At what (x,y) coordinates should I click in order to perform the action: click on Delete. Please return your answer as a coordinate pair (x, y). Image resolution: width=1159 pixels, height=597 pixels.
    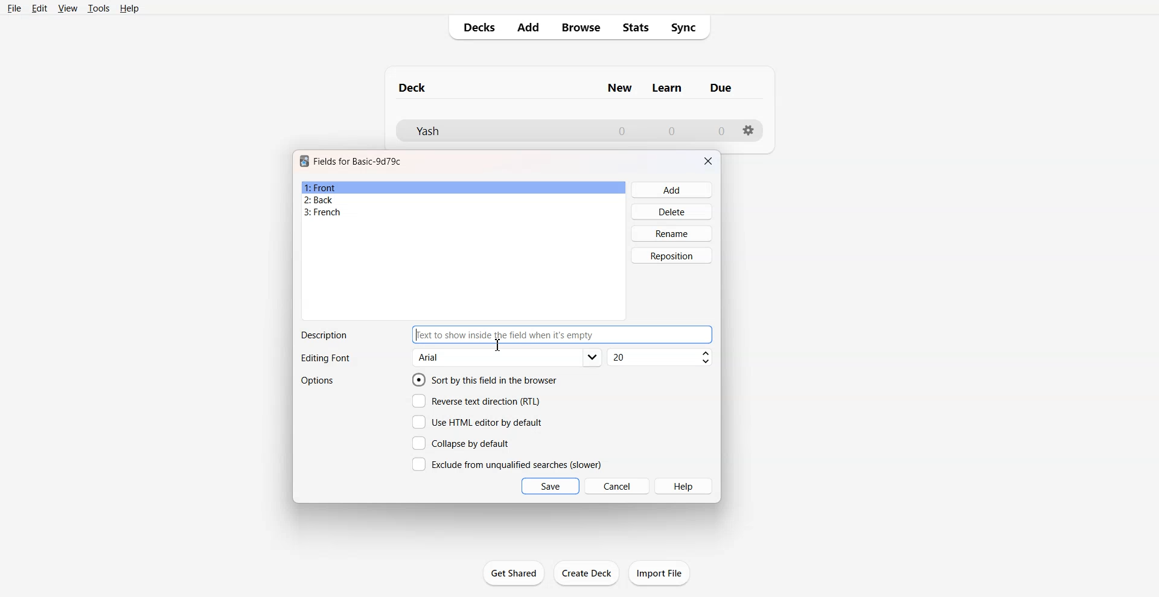
    Looking at the image, I should click on (672, 211).